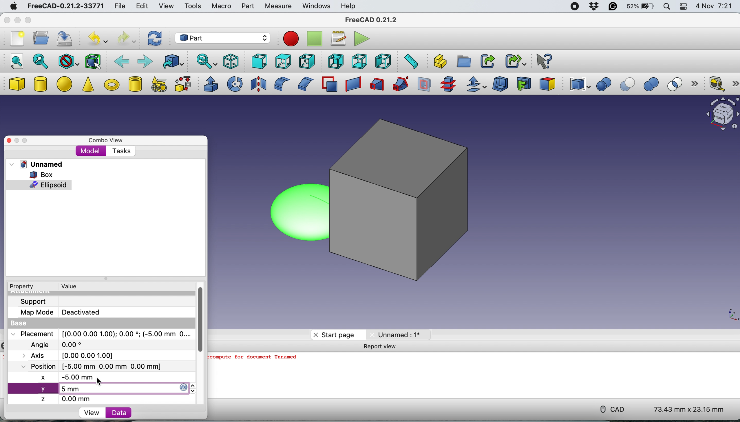  Describe the element at coordinates (329, 84) in the screenshot. I see `make face from wires` at that location.